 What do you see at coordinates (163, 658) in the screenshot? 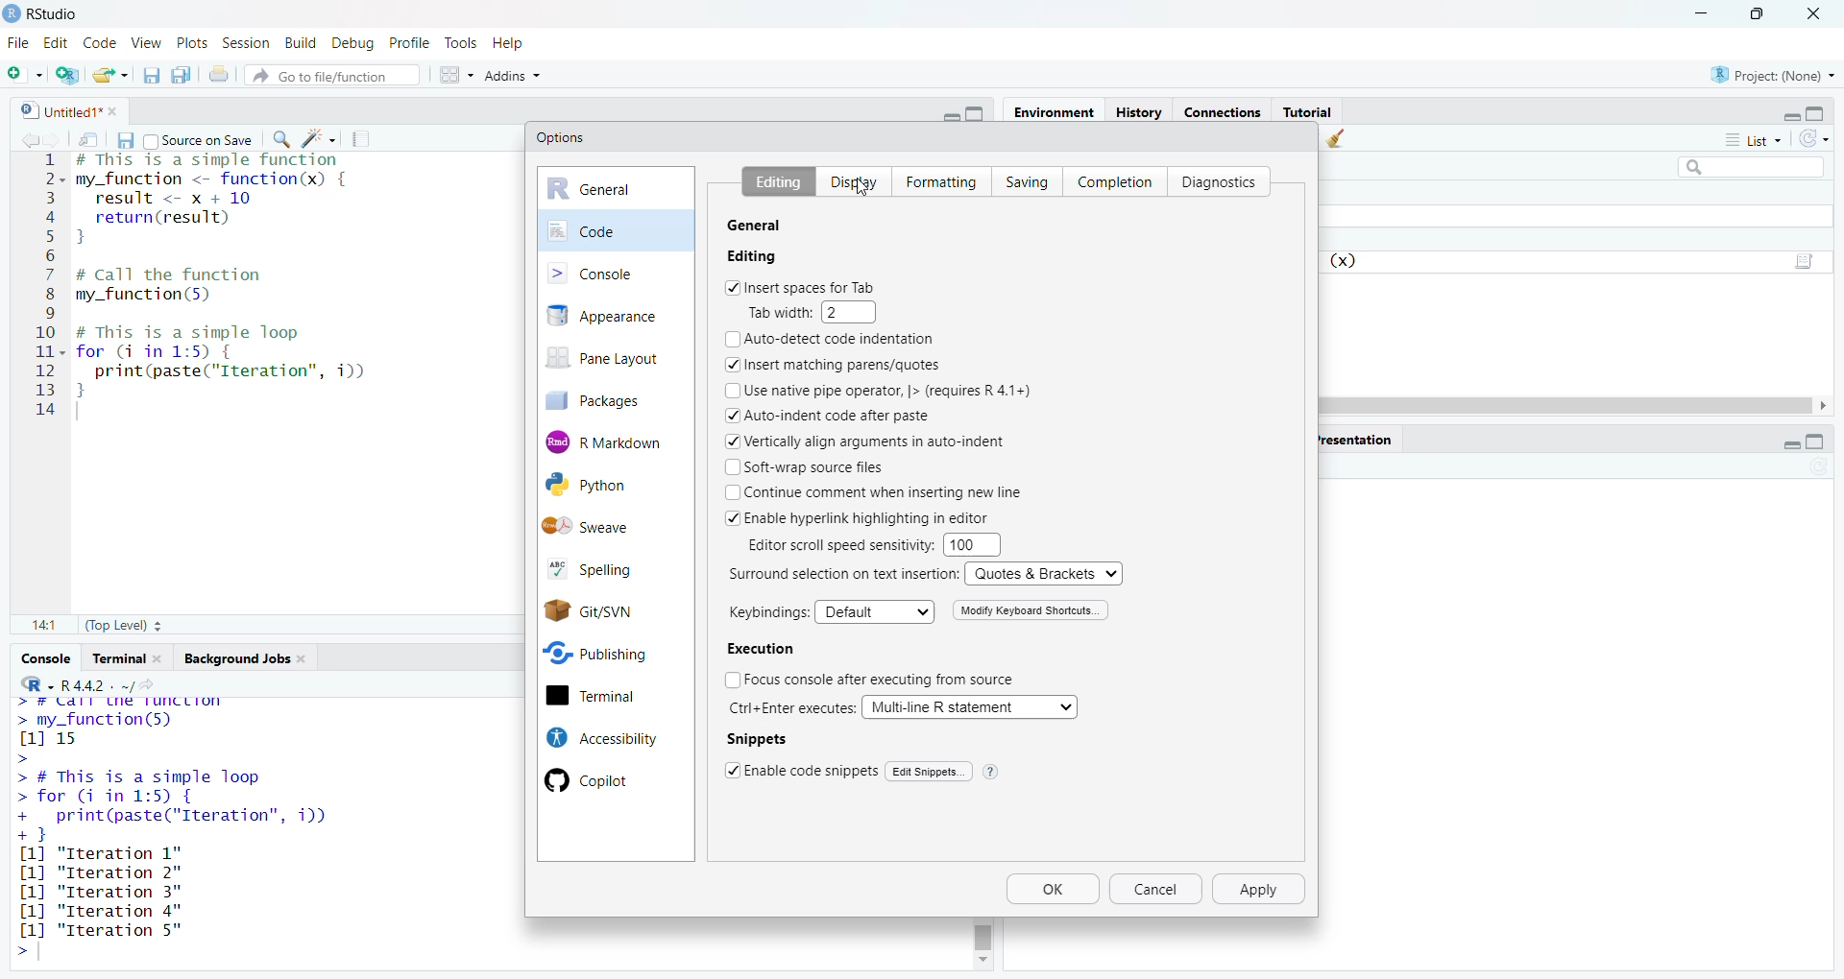
I see `close ` at bounding box center [163, 658].